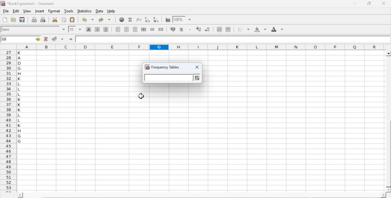  I want to click on Set the format of the selected cells to include a thousands separator, so click(189, 30).